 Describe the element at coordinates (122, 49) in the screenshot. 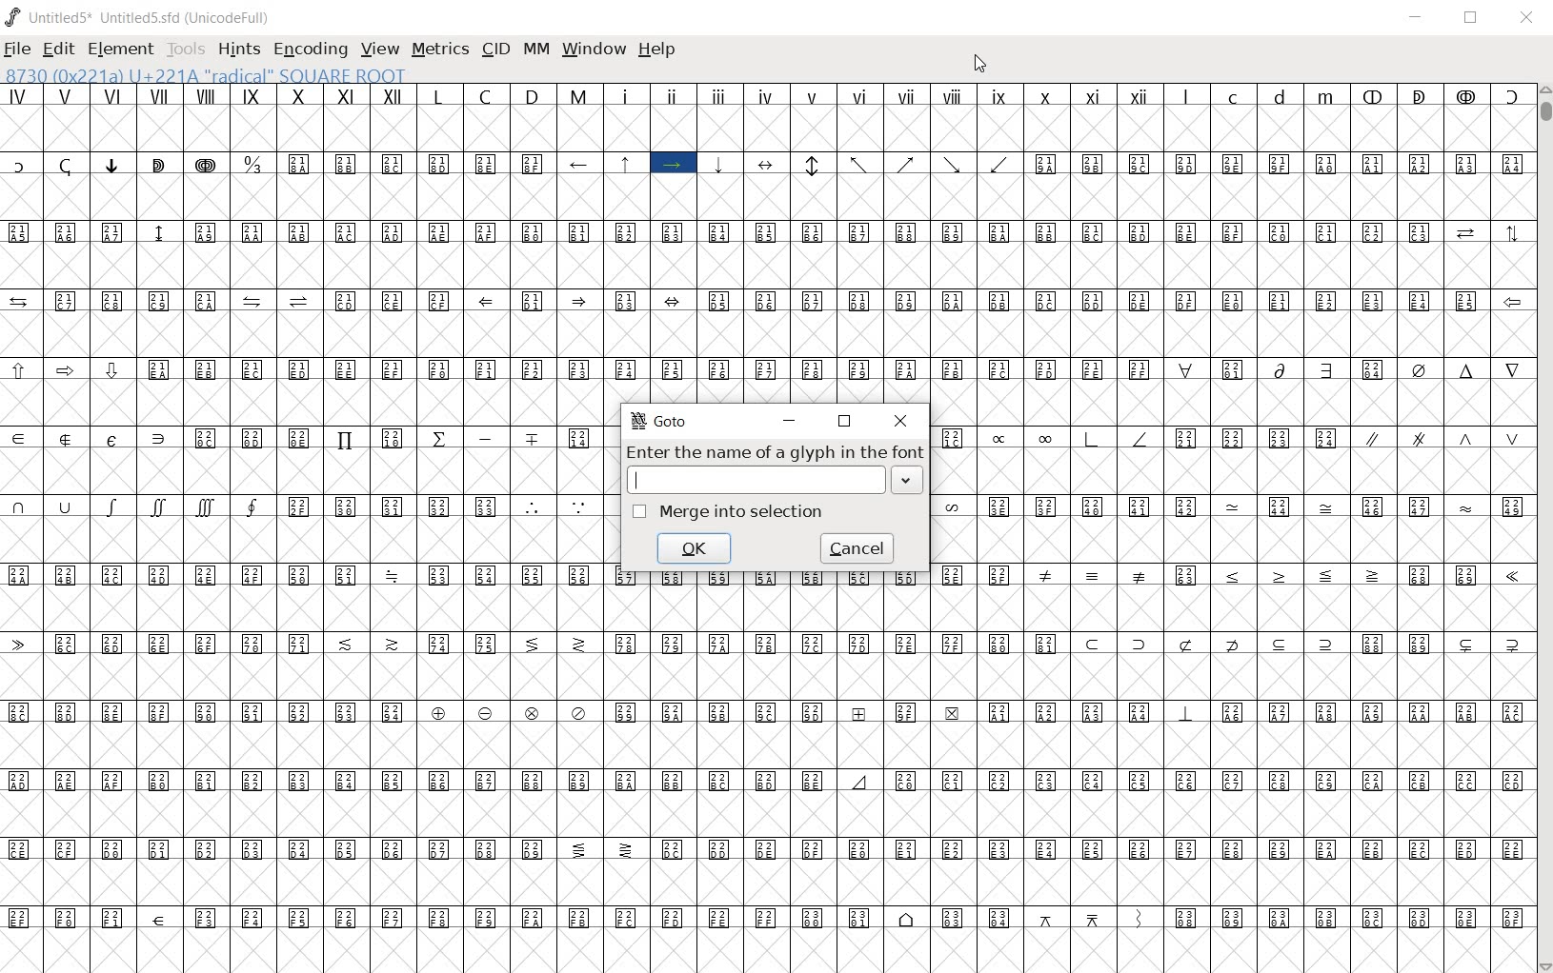

I see `ELEMENT` at that location.